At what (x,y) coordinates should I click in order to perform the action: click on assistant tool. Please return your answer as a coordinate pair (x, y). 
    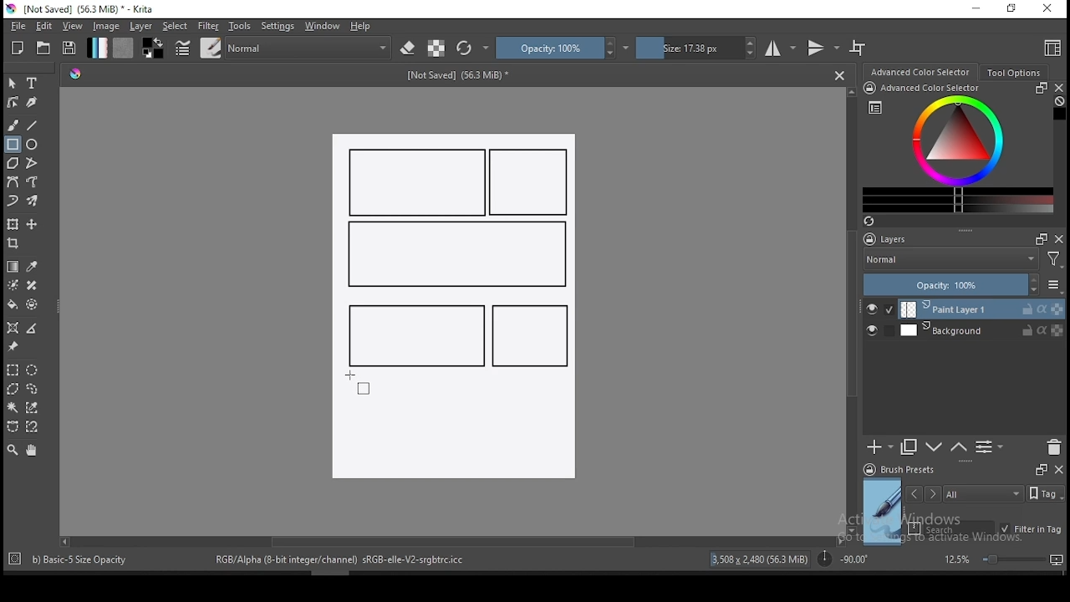
    Looking at the image, I should click on (13, 328).